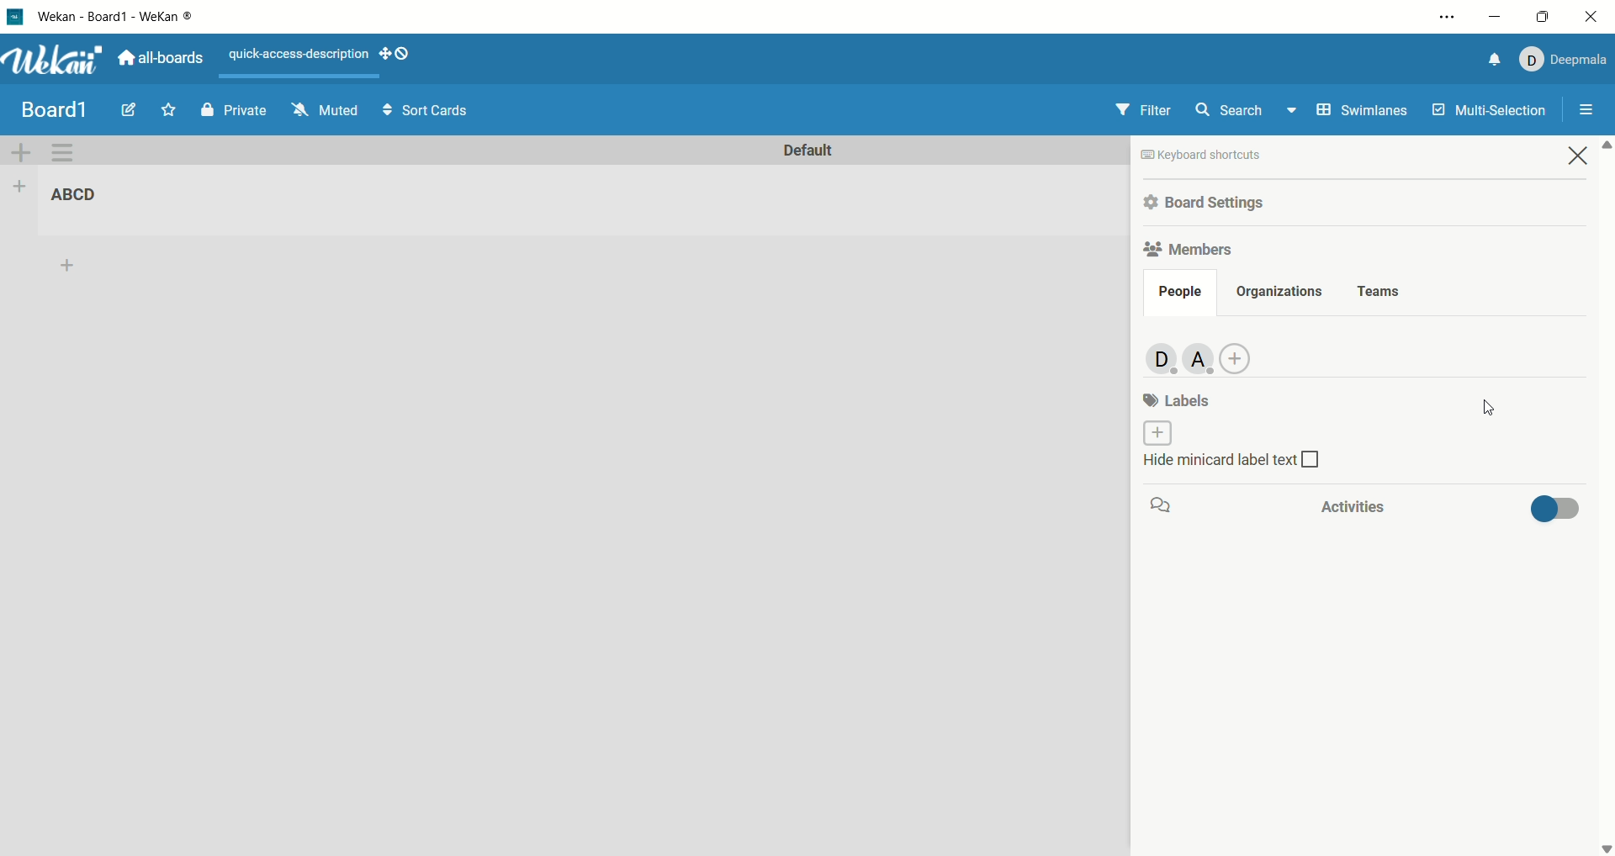  I want to click on account, so click(1565, 60).